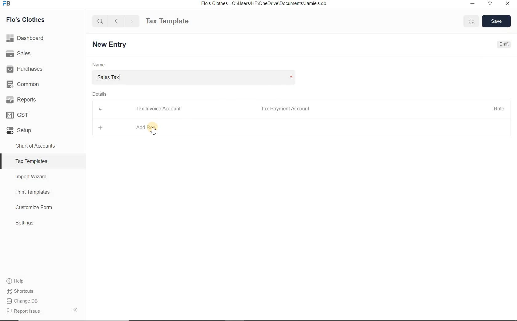 The width and height of the screenshot is (517, 321). Describe the element at coordinates (99, 64) in the screenshot. I see `Name` at that location.